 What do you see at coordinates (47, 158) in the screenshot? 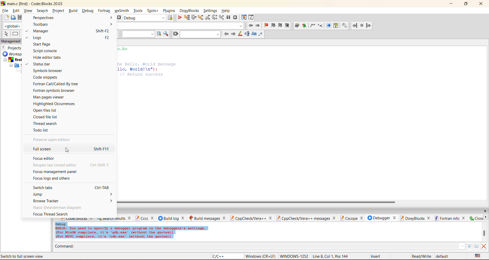
I see `focus editor` at bounding box center [47, 158].